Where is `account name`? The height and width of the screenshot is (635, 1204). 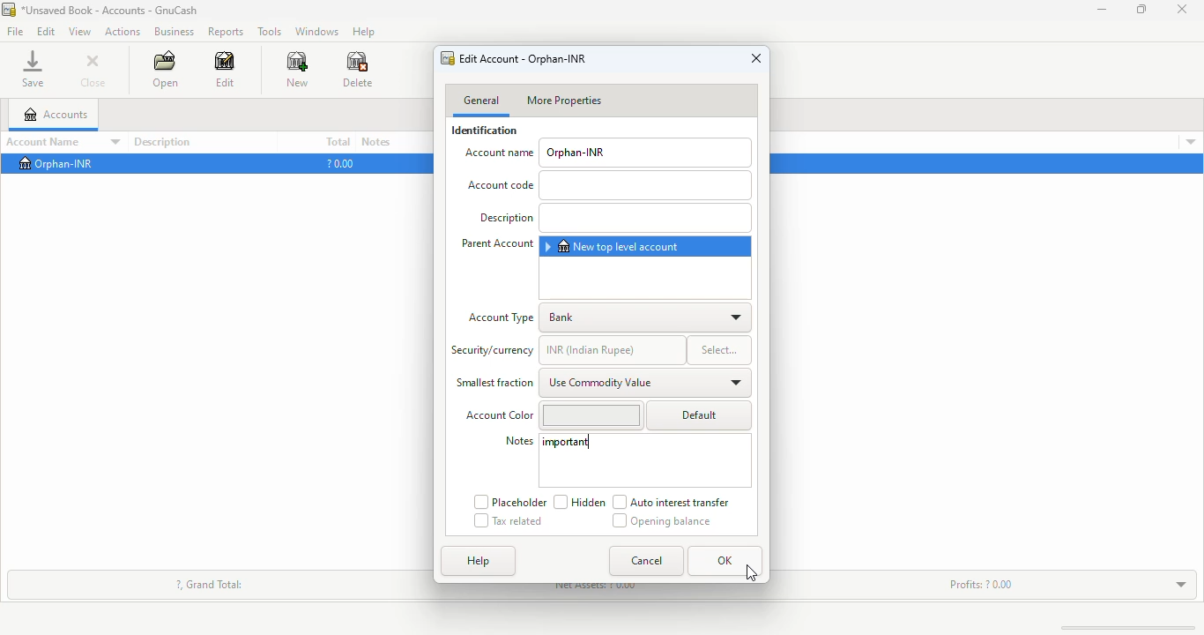
account name is located at coordinates (64, 142).